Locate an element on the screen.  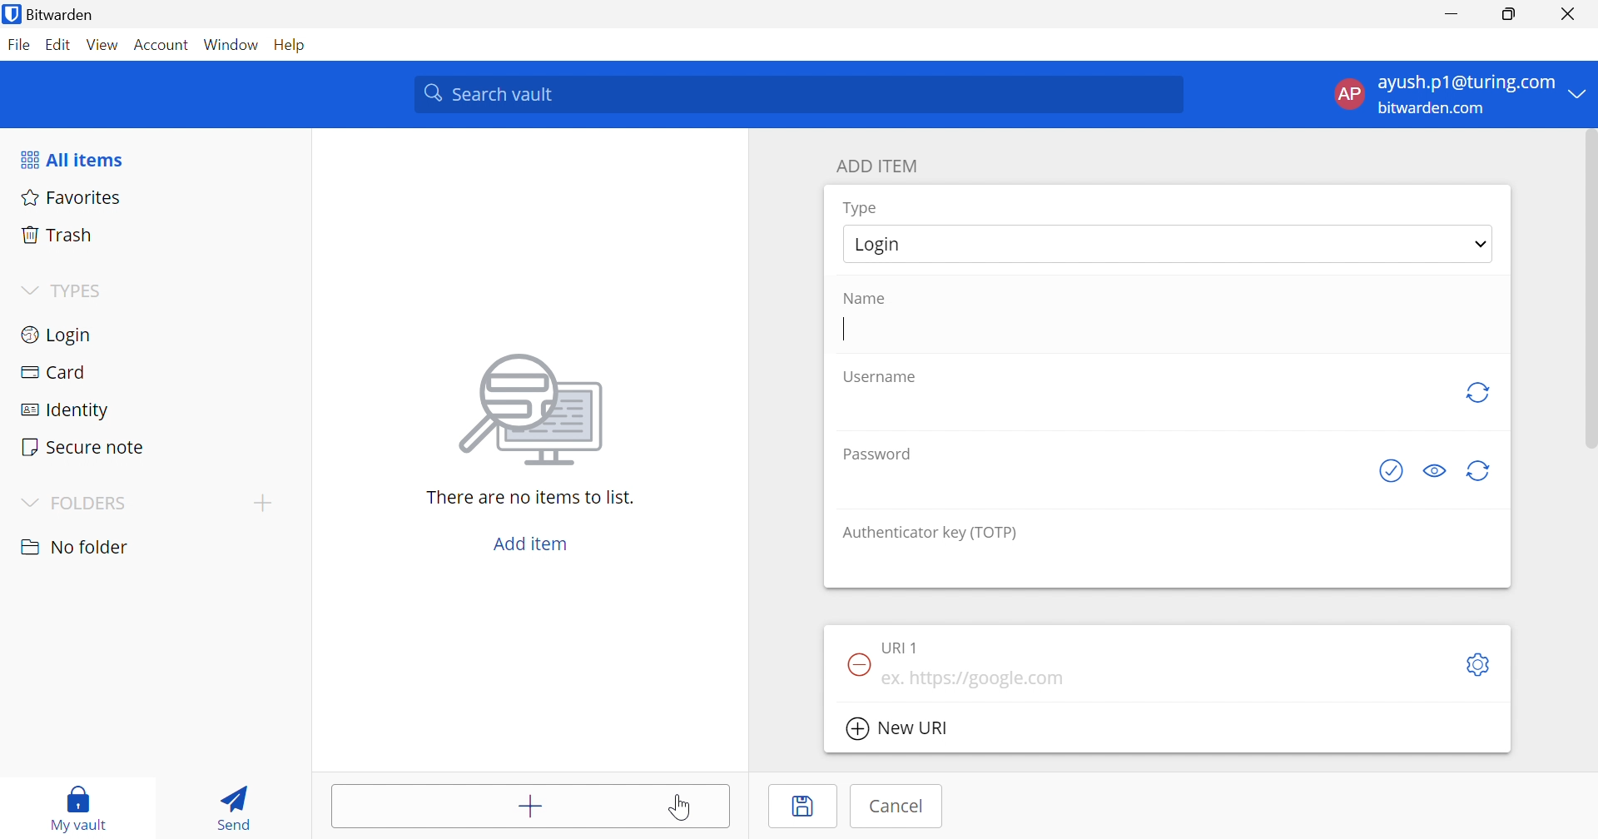
URL 1 is located at coordinates (901, 648).